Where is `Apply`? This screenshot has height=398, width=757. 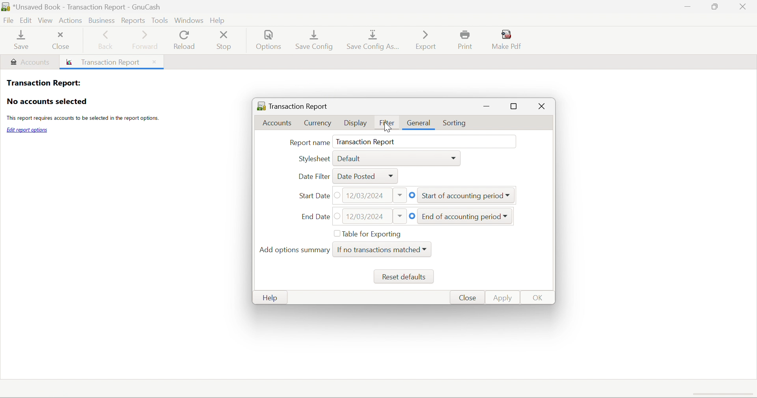
Apply is located at coordinates (504, 298).